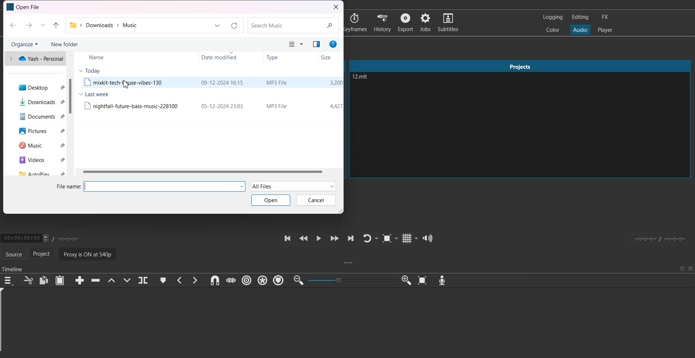  Describe the element at coordinates (271, 200) in the screenshot. I see `Open` at that location.